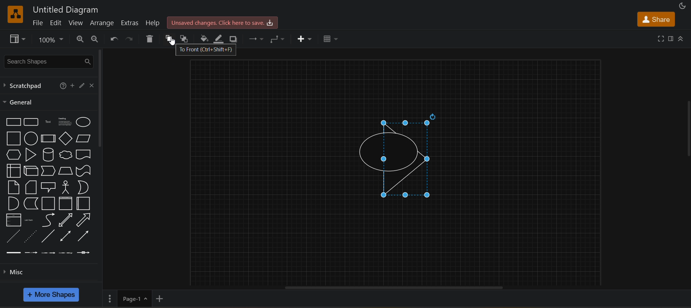  Describe the element at coordinates (19, 272) in the screenshot. I see `misc` at that location.